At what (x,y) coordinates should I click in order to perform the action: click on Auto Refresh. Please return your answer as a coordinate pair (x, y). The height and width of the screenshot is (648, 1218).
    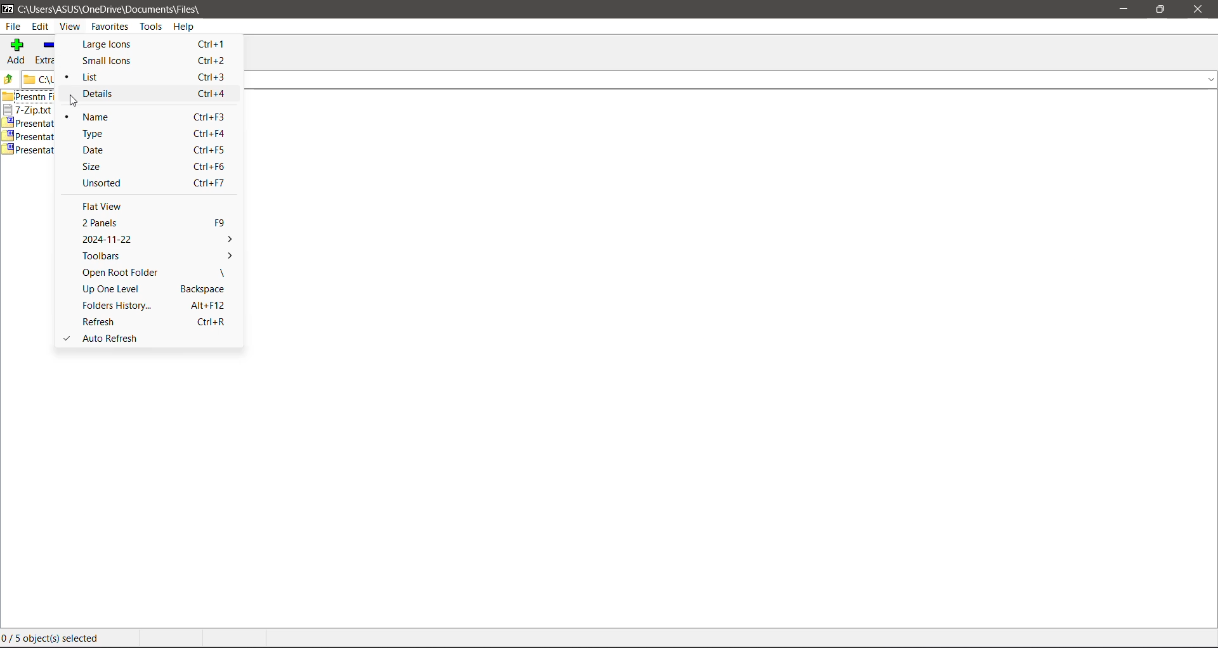
    Looking at the image, I should click on (131, 339).